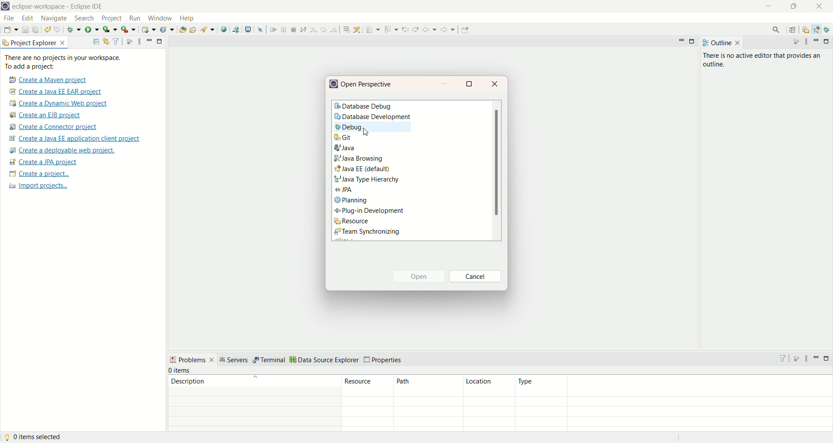 Image resolution: width=833 pixels, height=443 pixels. I want to click on help, so click(187, 18).